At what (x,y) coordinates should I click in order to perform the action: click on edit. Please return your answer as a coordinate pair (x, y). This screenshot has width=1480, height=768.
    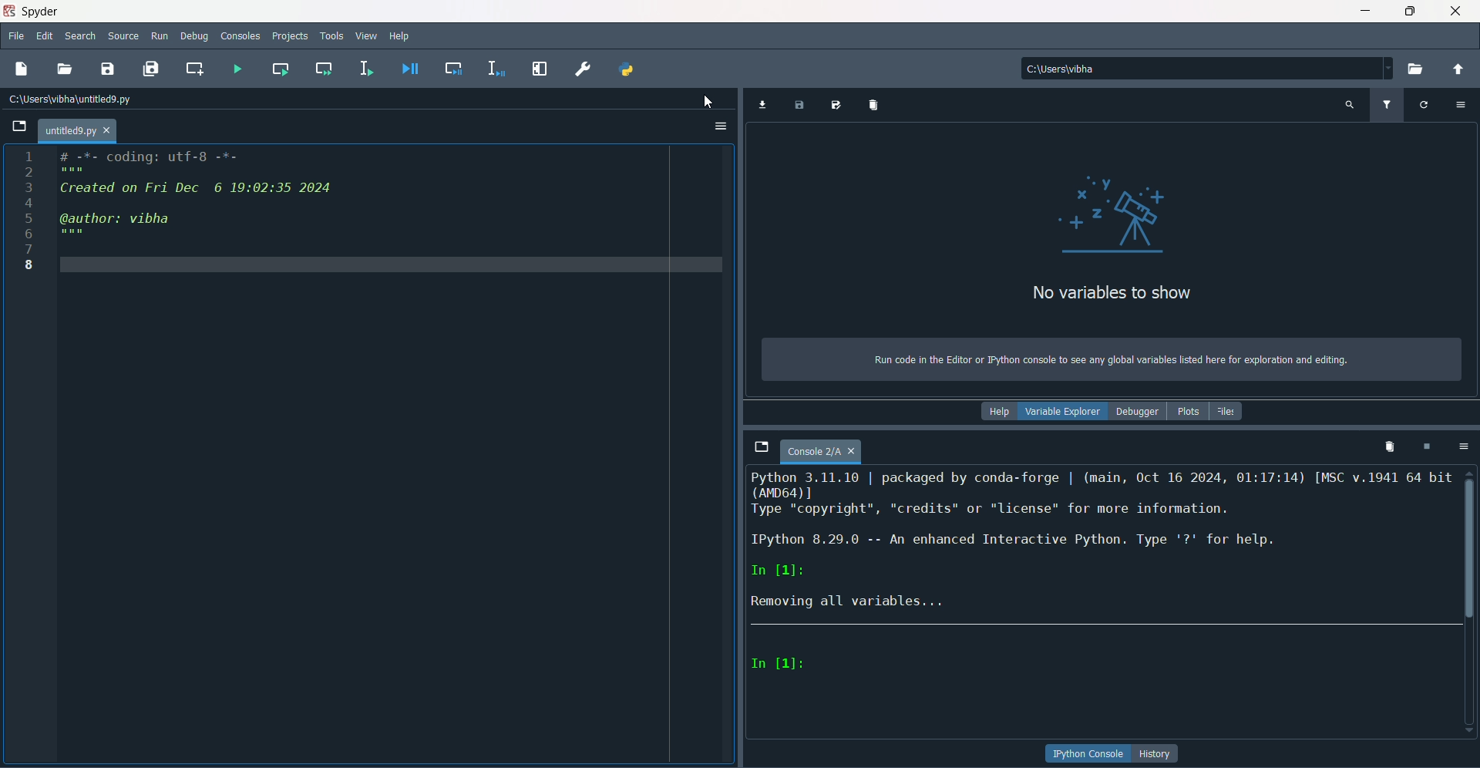
    Looking at the image, I should click on (45, 37).